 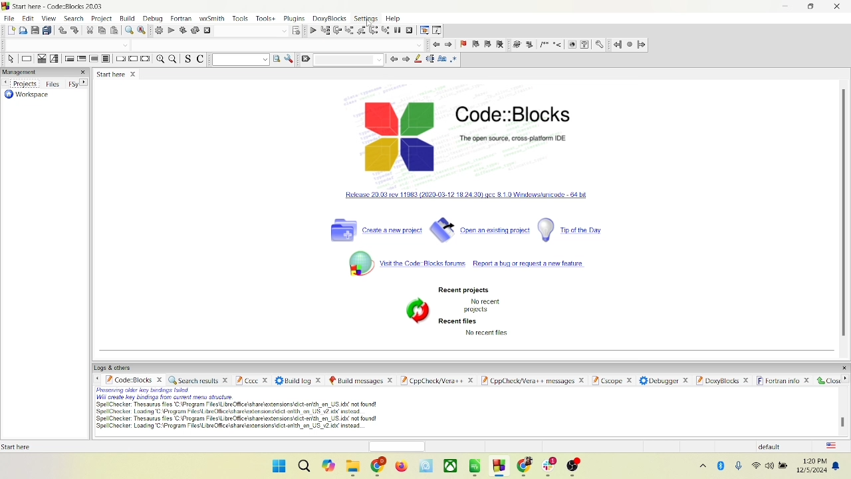 What do you see at coordinates (722, 468) in the screenshot?
I see `bluetooth` at bounding box center [722, 468].